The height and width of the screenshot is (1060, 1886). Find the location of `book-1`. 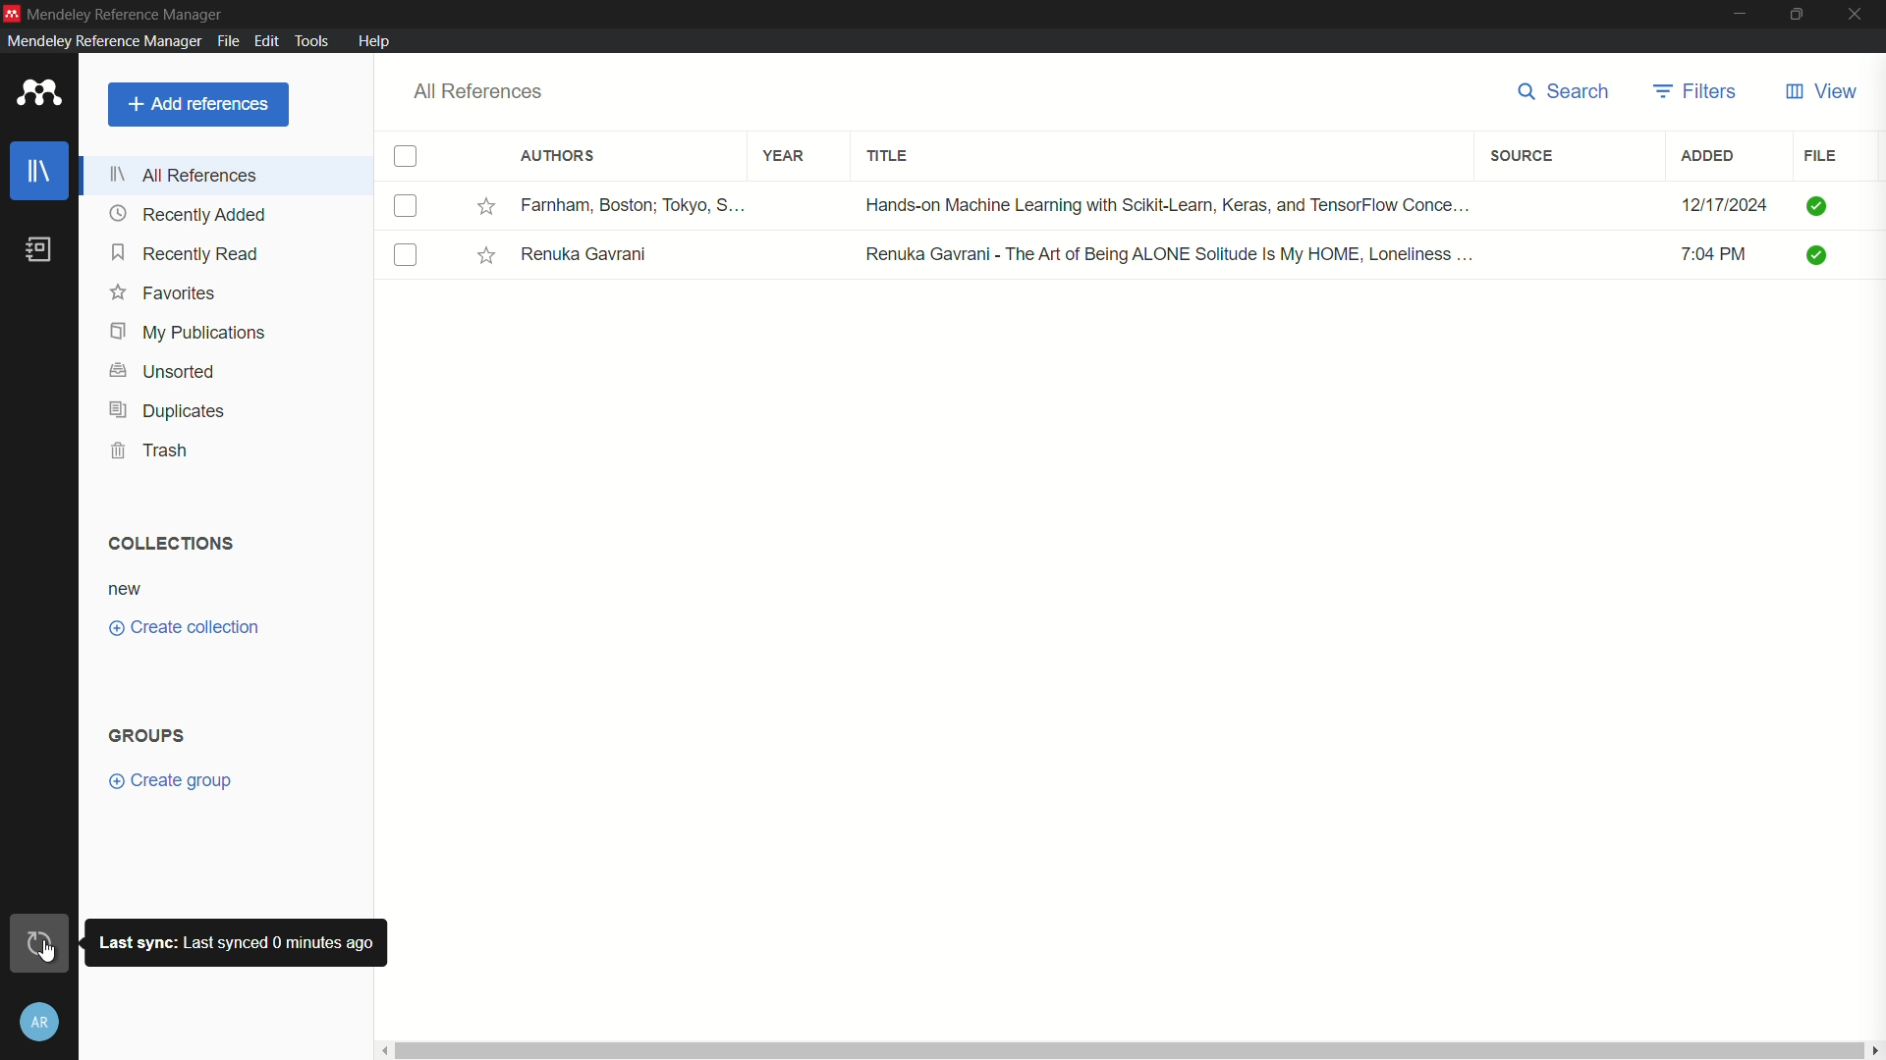

book-1 is located at coordinates (405, 207).